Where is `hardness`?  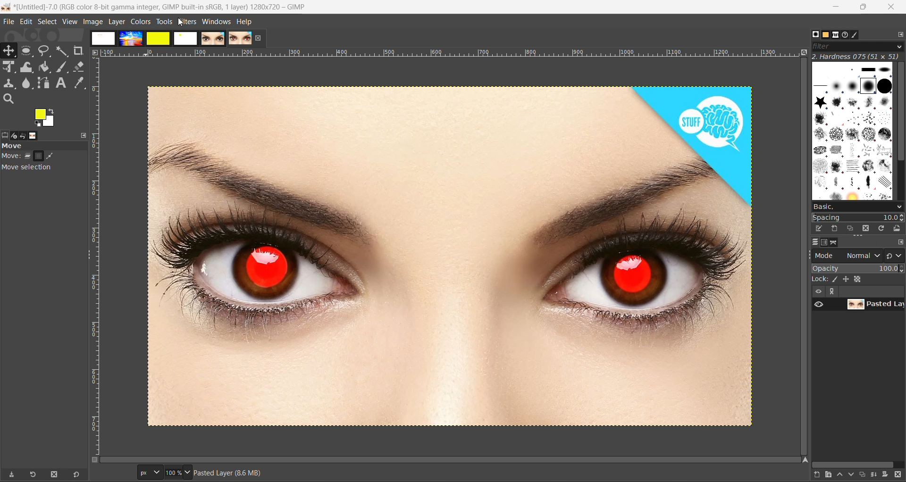
hardness is located at coordinates (857, 58).